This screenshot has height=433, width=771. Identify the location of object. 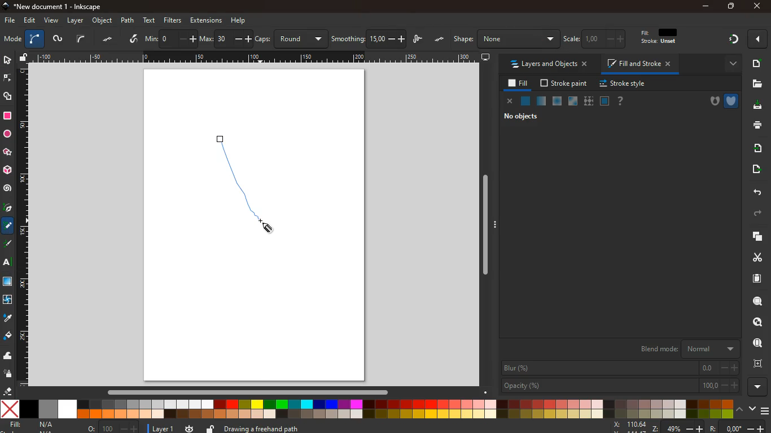
(103, 20).